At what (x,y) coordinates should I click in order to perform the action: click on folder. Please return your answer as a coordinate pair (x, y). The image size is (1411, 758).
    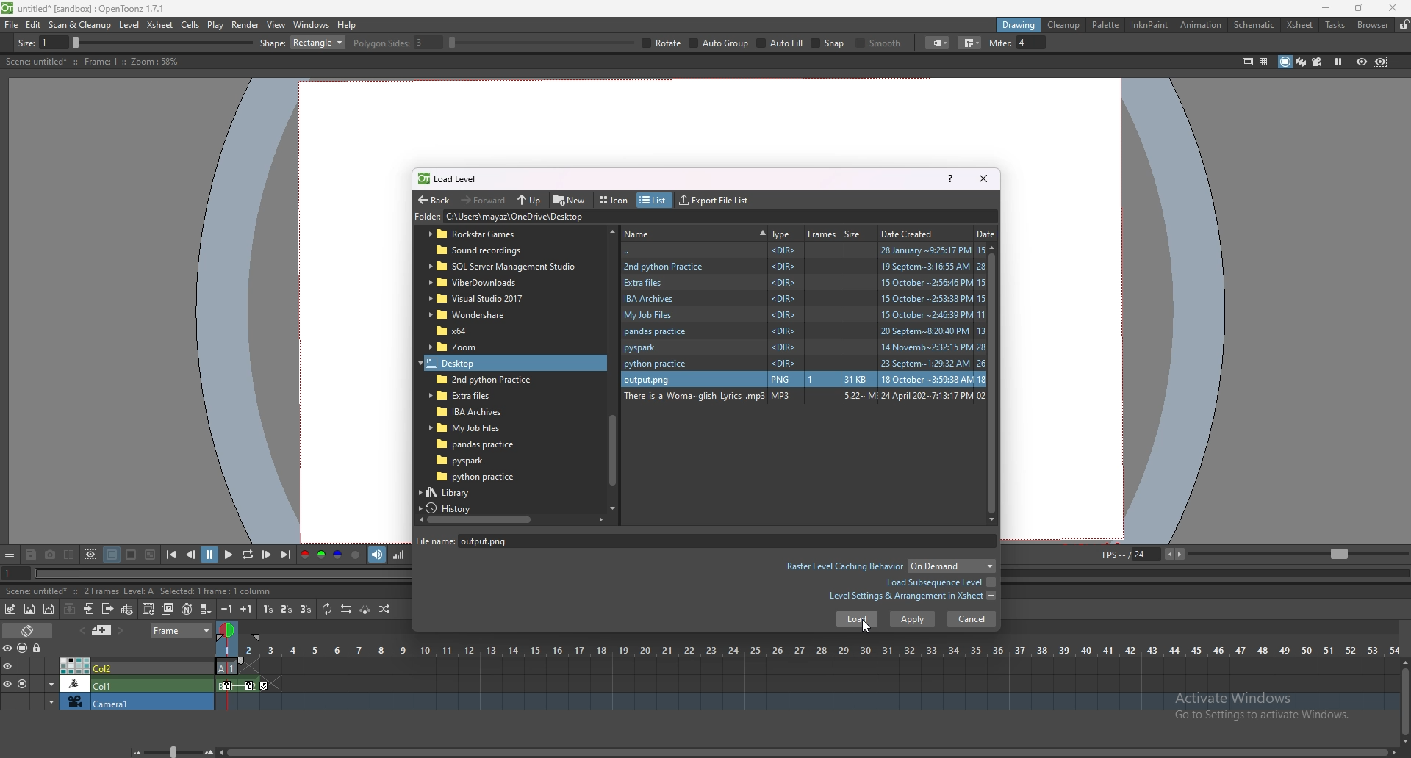
    Looking at the image, I should click on (804, 364).